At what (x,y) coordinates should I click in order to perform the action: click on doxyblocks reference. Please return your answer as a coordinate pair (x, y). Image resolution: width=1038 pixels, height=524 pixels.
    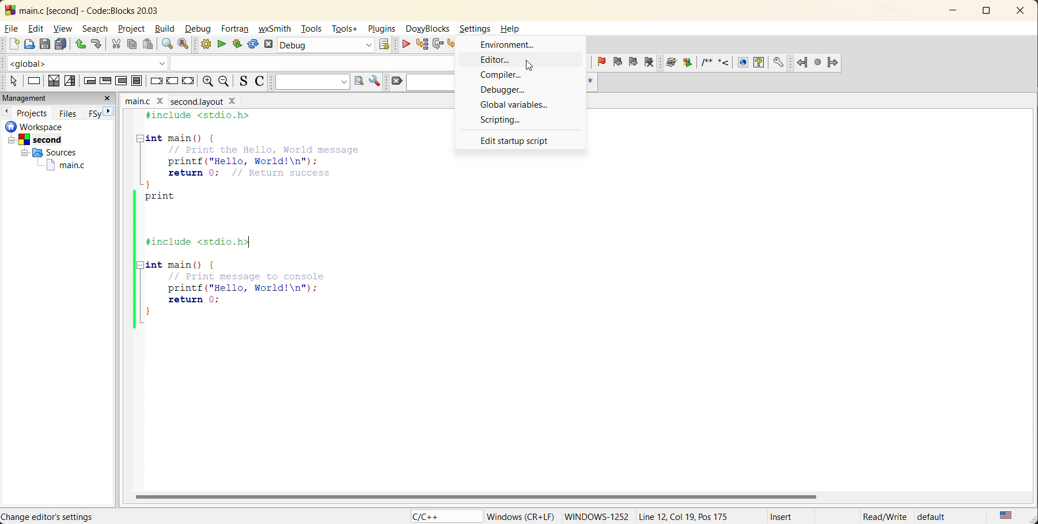
    Looking at the image, I should click on (728, 63).